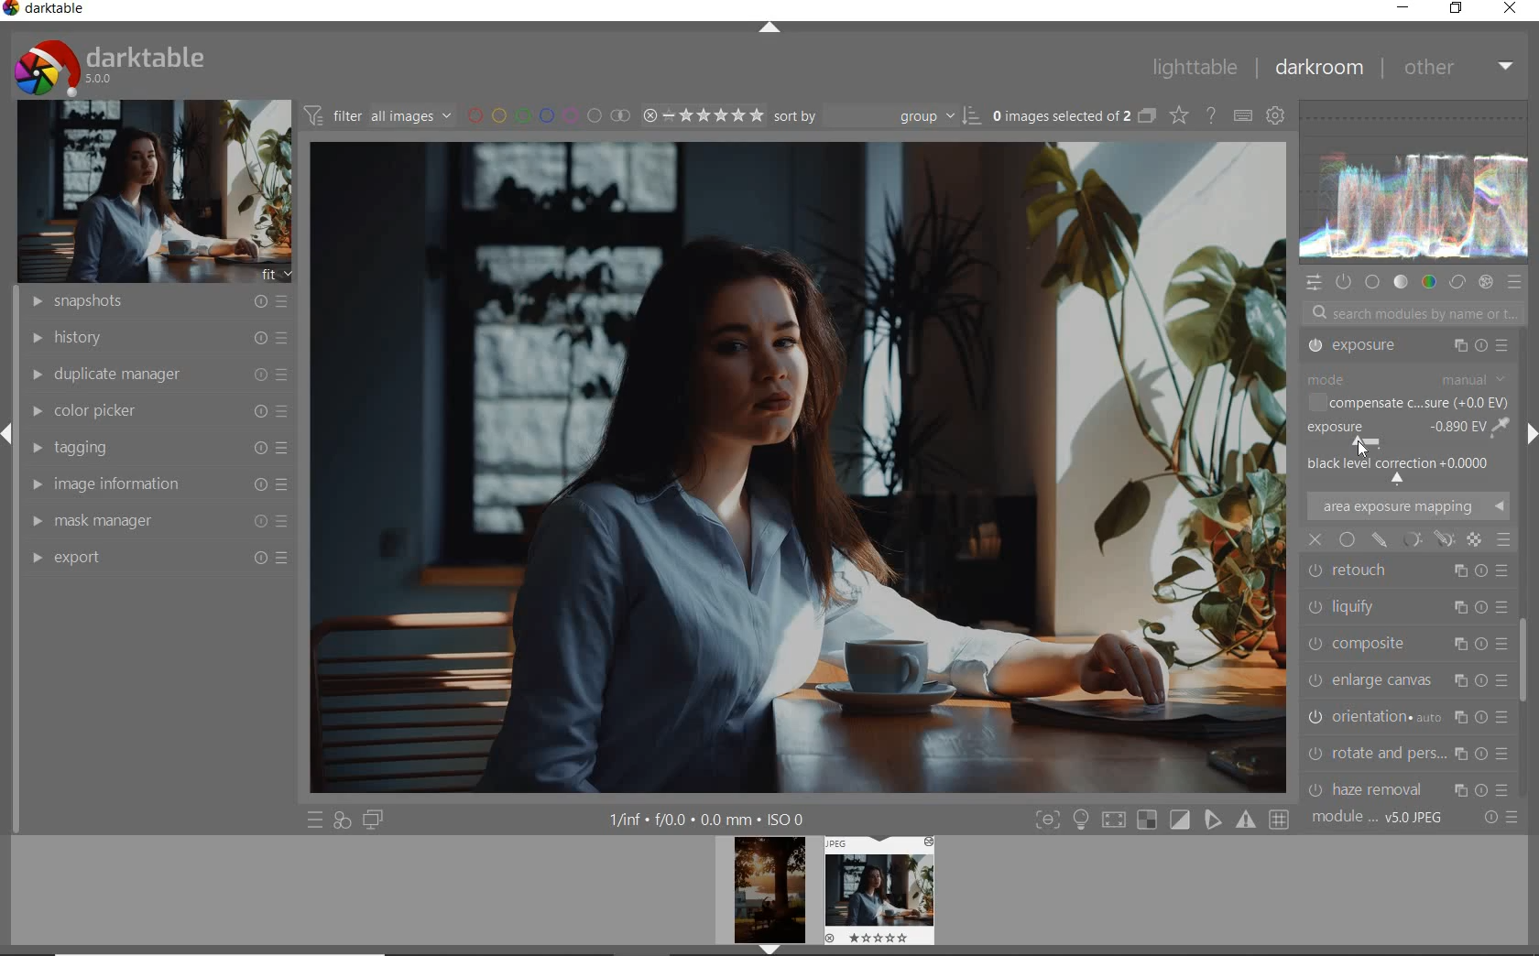 The width and height of the screenshot is (1539, 956). What do you see at coordinates (976, 610) in the screenshot?
I see `selected area` at bounding box center [976, 610].